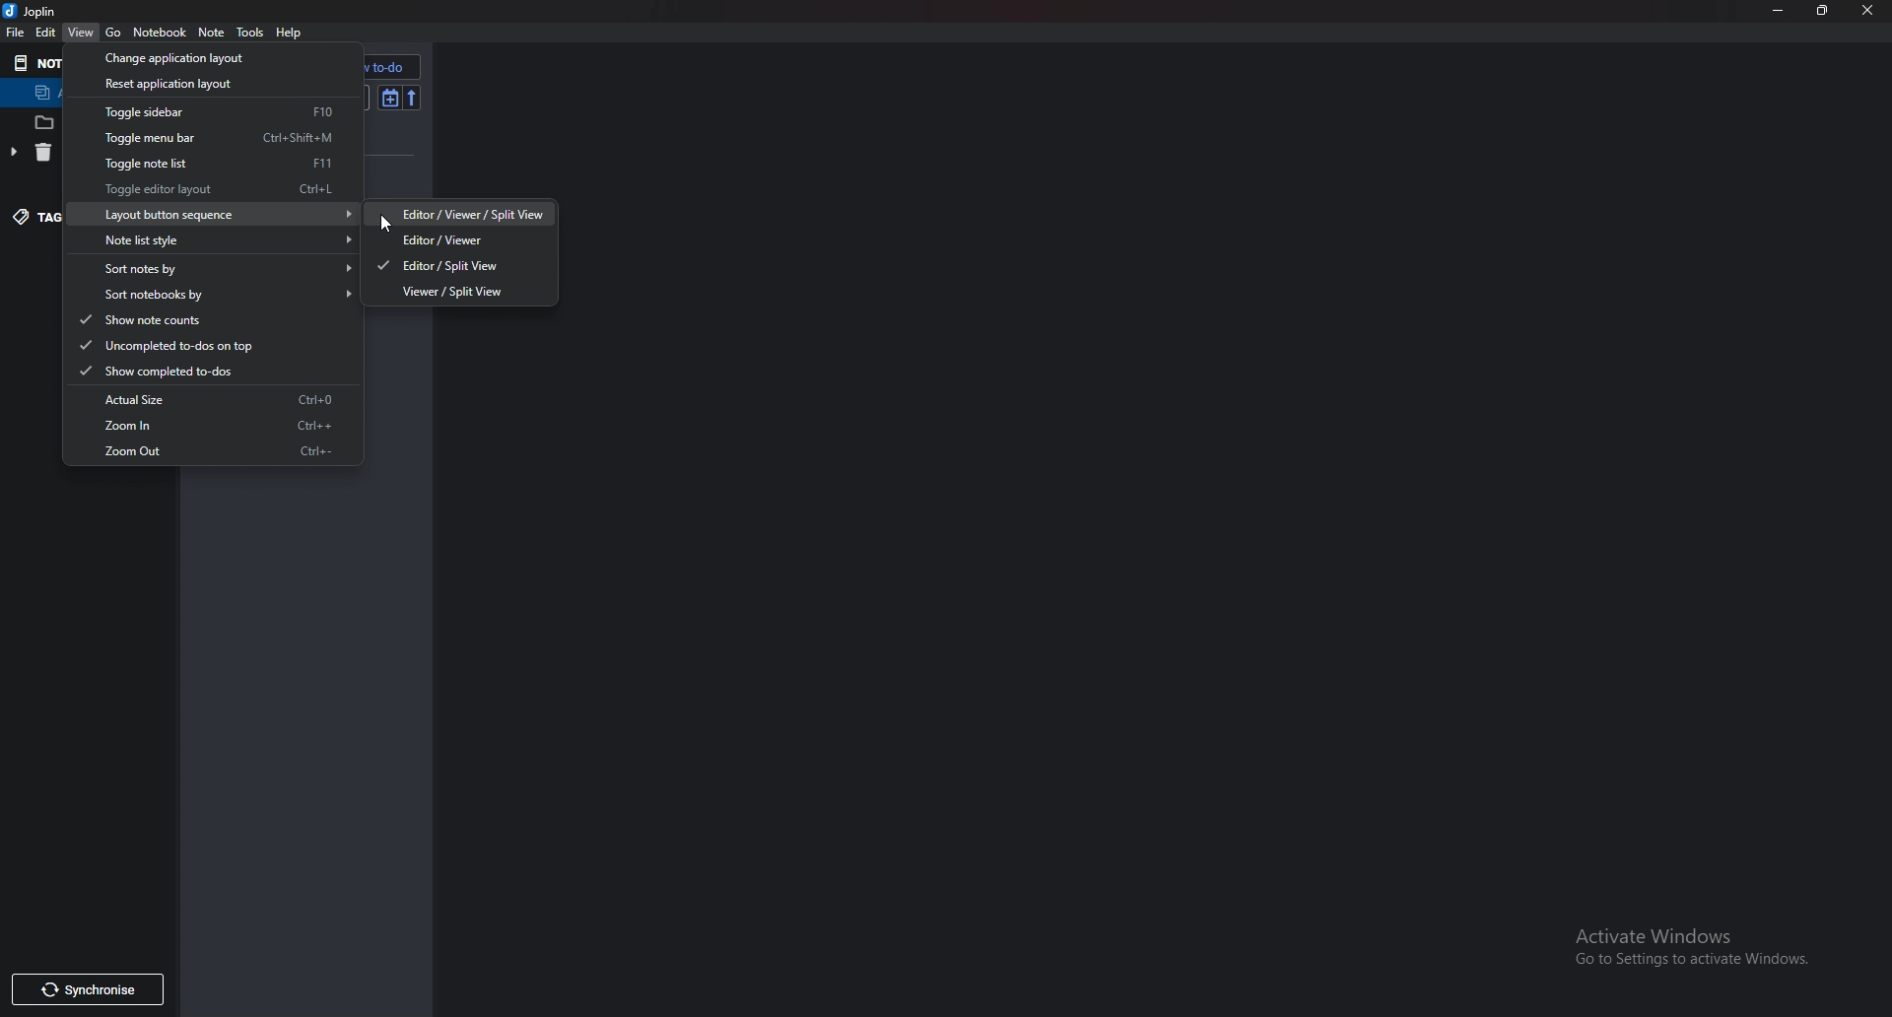 The width and height of the screenshot is (1892, 1017). Describe the element at coordinates (221, 215) in the screenshot. I see `Layout button sequence` at that location.